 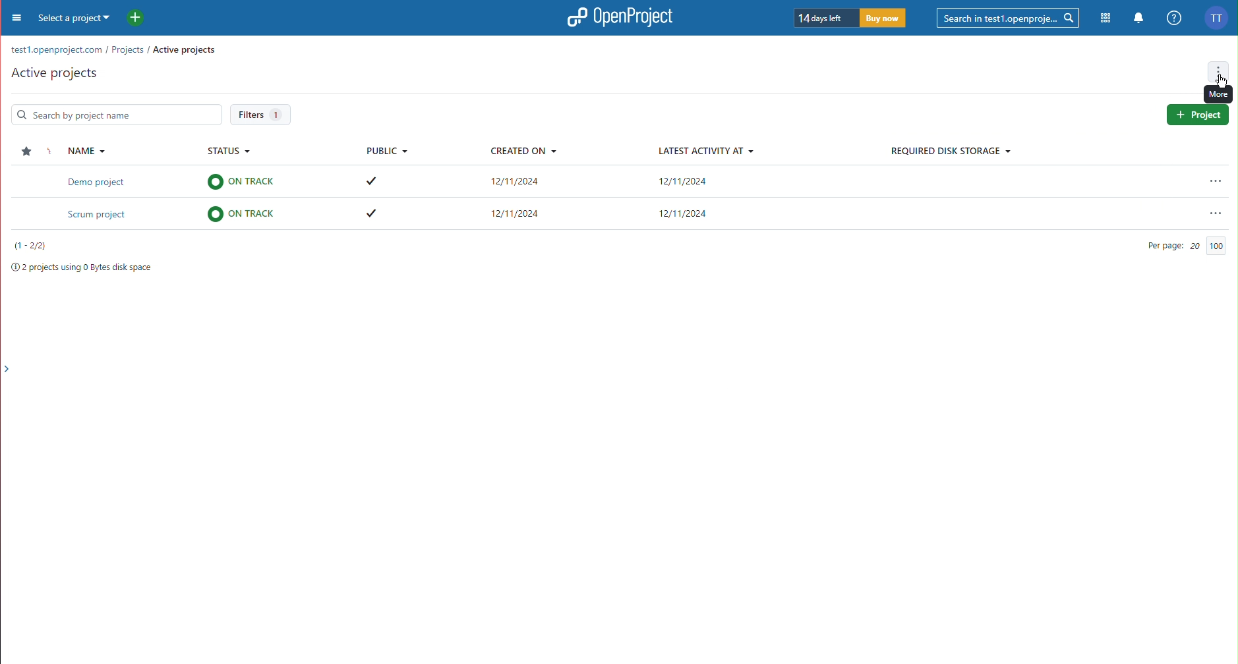 What do you see at coordinates (1137, 19) in the screenshot?
I see `Notifications` at bounding box center [1137, 19].